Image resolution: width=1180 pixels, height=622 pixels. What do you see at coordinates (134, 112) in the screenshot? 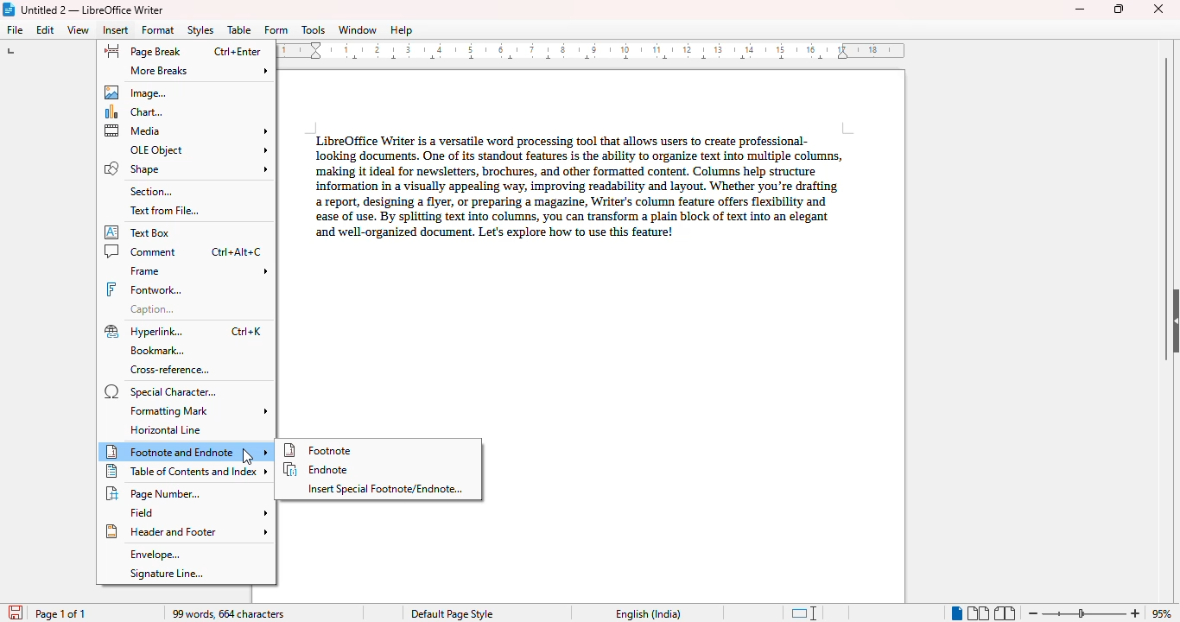
I see `chart` at bounding box center [134, 112].